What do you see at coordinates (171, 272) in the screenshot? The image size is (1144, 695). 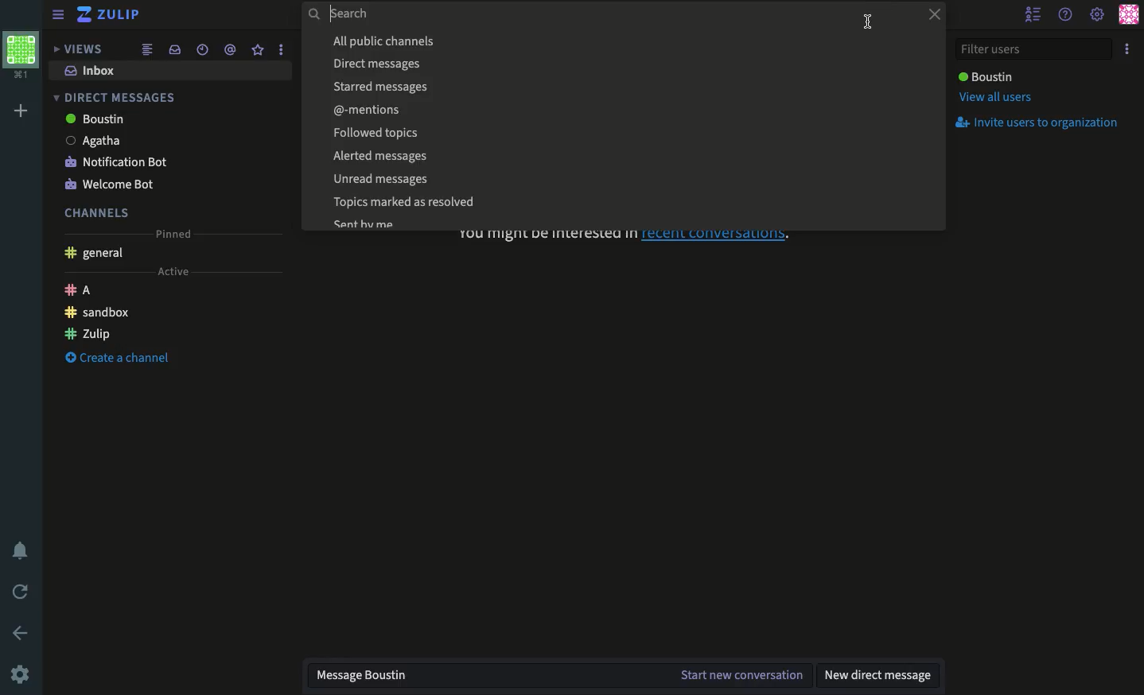 I see `Active` at bounding box center [171, 272].